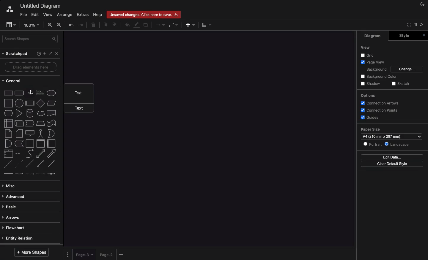 This screenshot has height=260, width=428. I want to click on Trash, so click(94, 25).